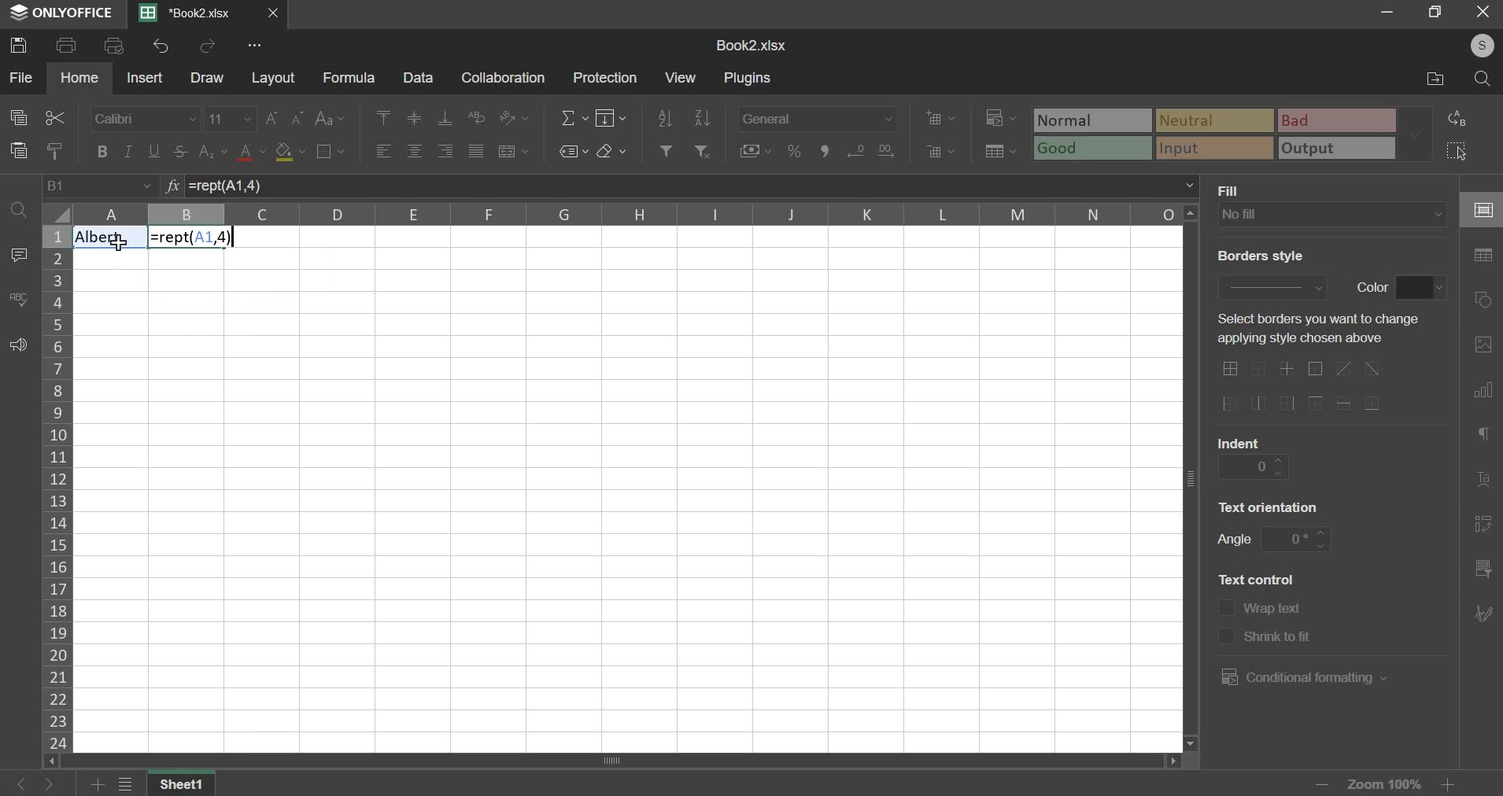 The image size is (1503, 796). Describe the element at coordinates (1377, 783) in the screenshot. I see `zoom` at that location.